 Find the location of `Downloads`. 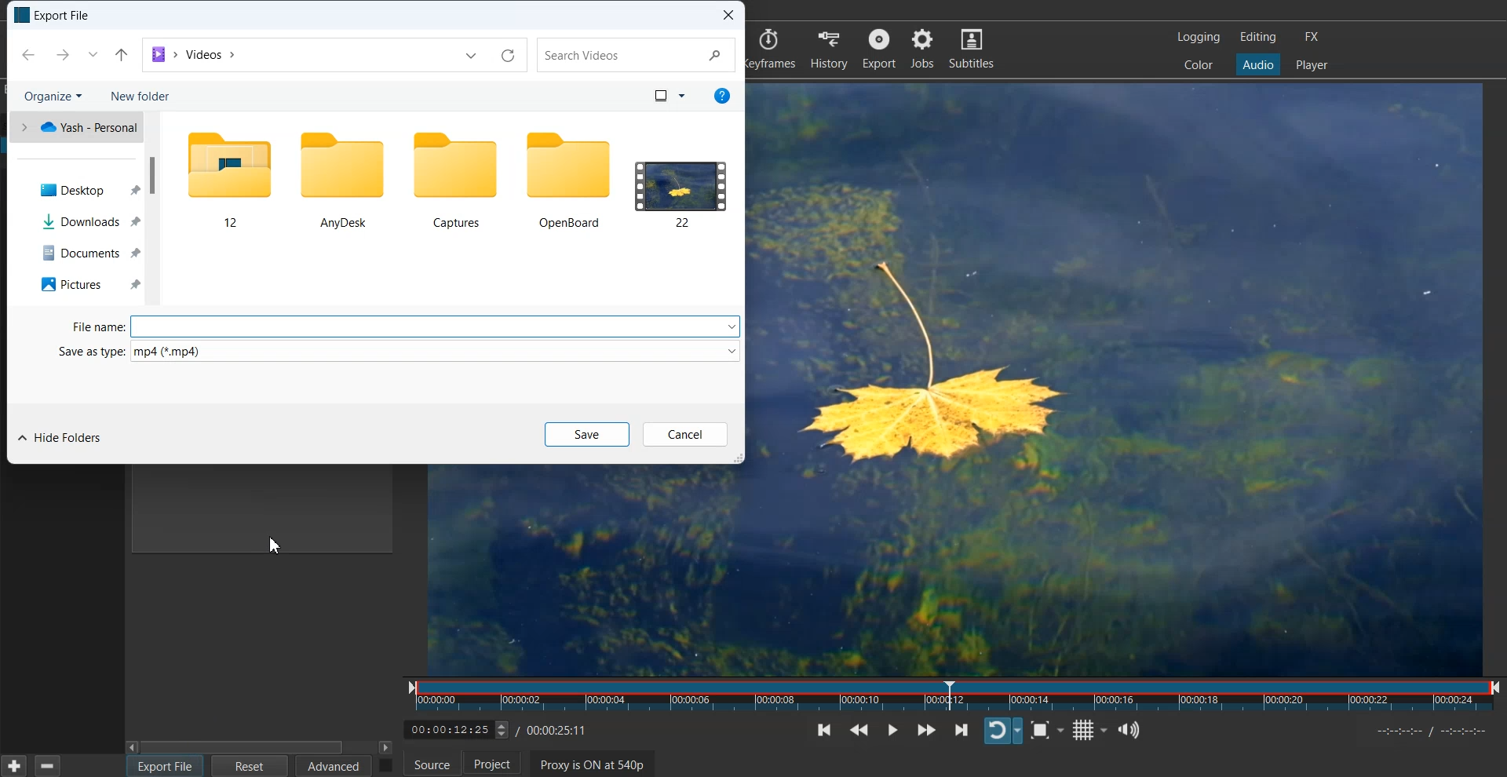

Downloads is located at coordinates (94, 220).